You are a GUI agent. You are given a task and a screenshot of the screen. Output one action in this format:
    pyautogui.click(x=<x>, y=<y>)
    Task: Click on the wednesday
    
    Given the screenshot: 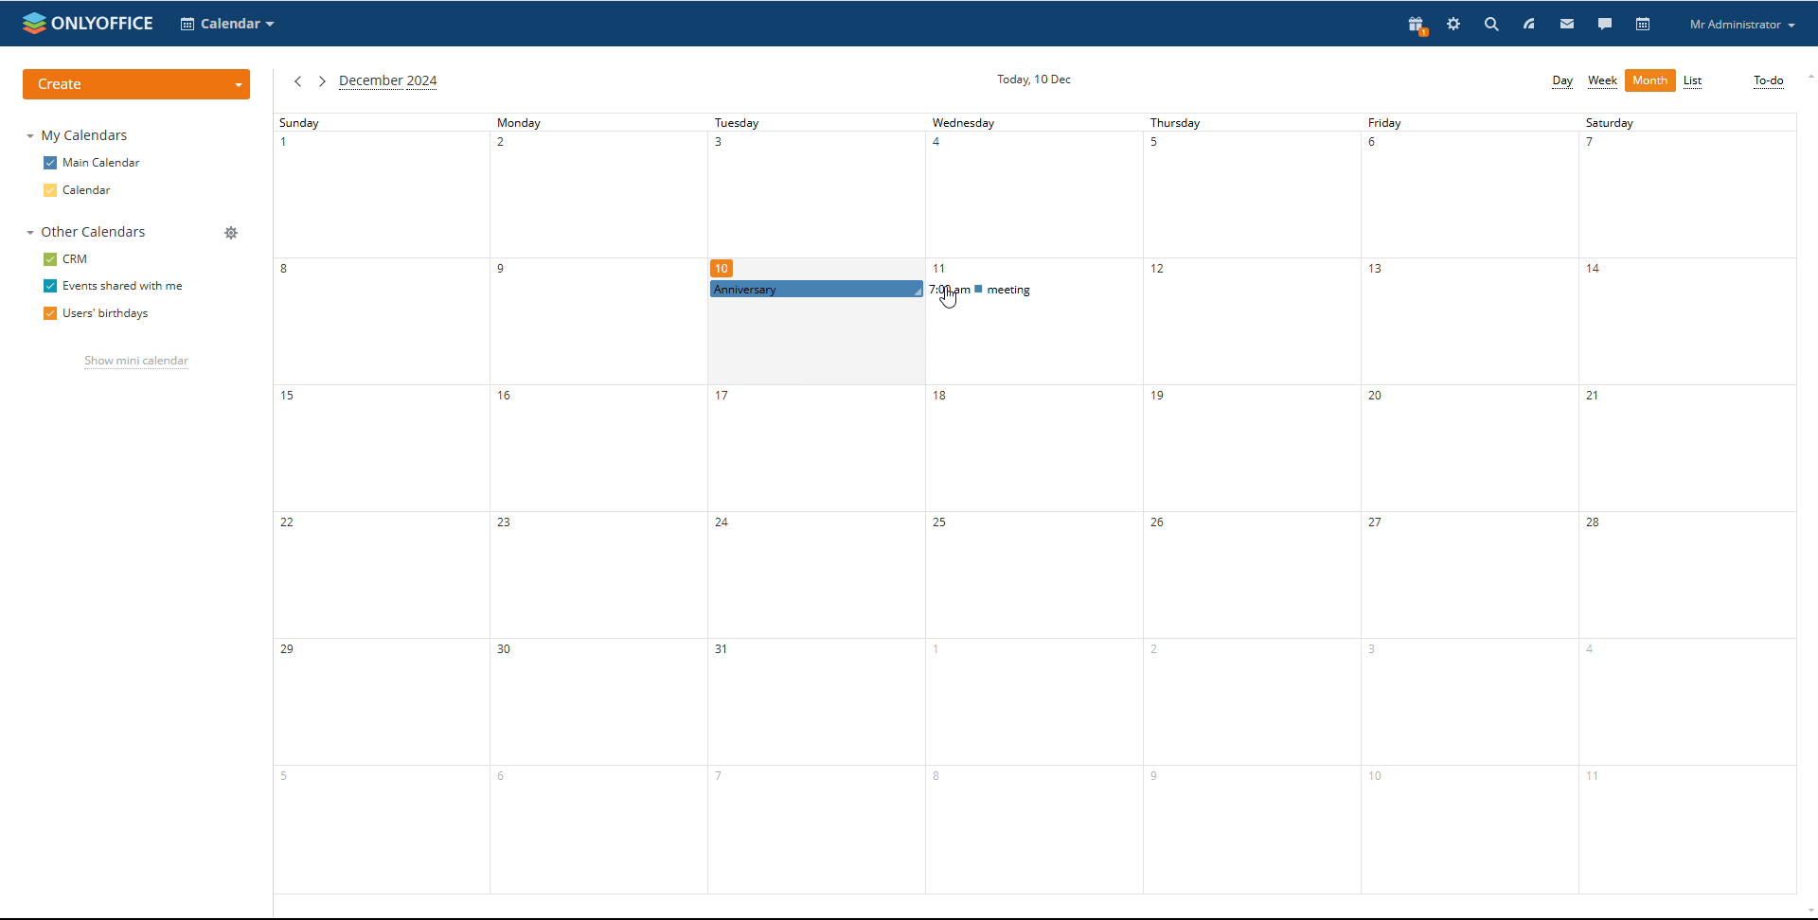 What is the action you would take?
    pyautogui.click(x=1031, y=197)
    